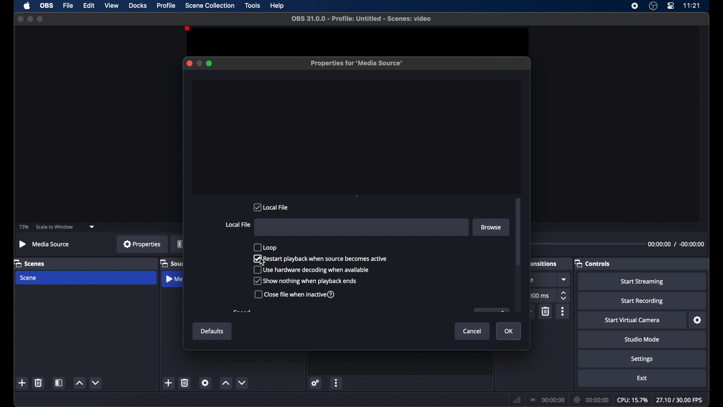  Describe the element at coordinates (563, 311) in the screenshot. I see `more options` at that location.